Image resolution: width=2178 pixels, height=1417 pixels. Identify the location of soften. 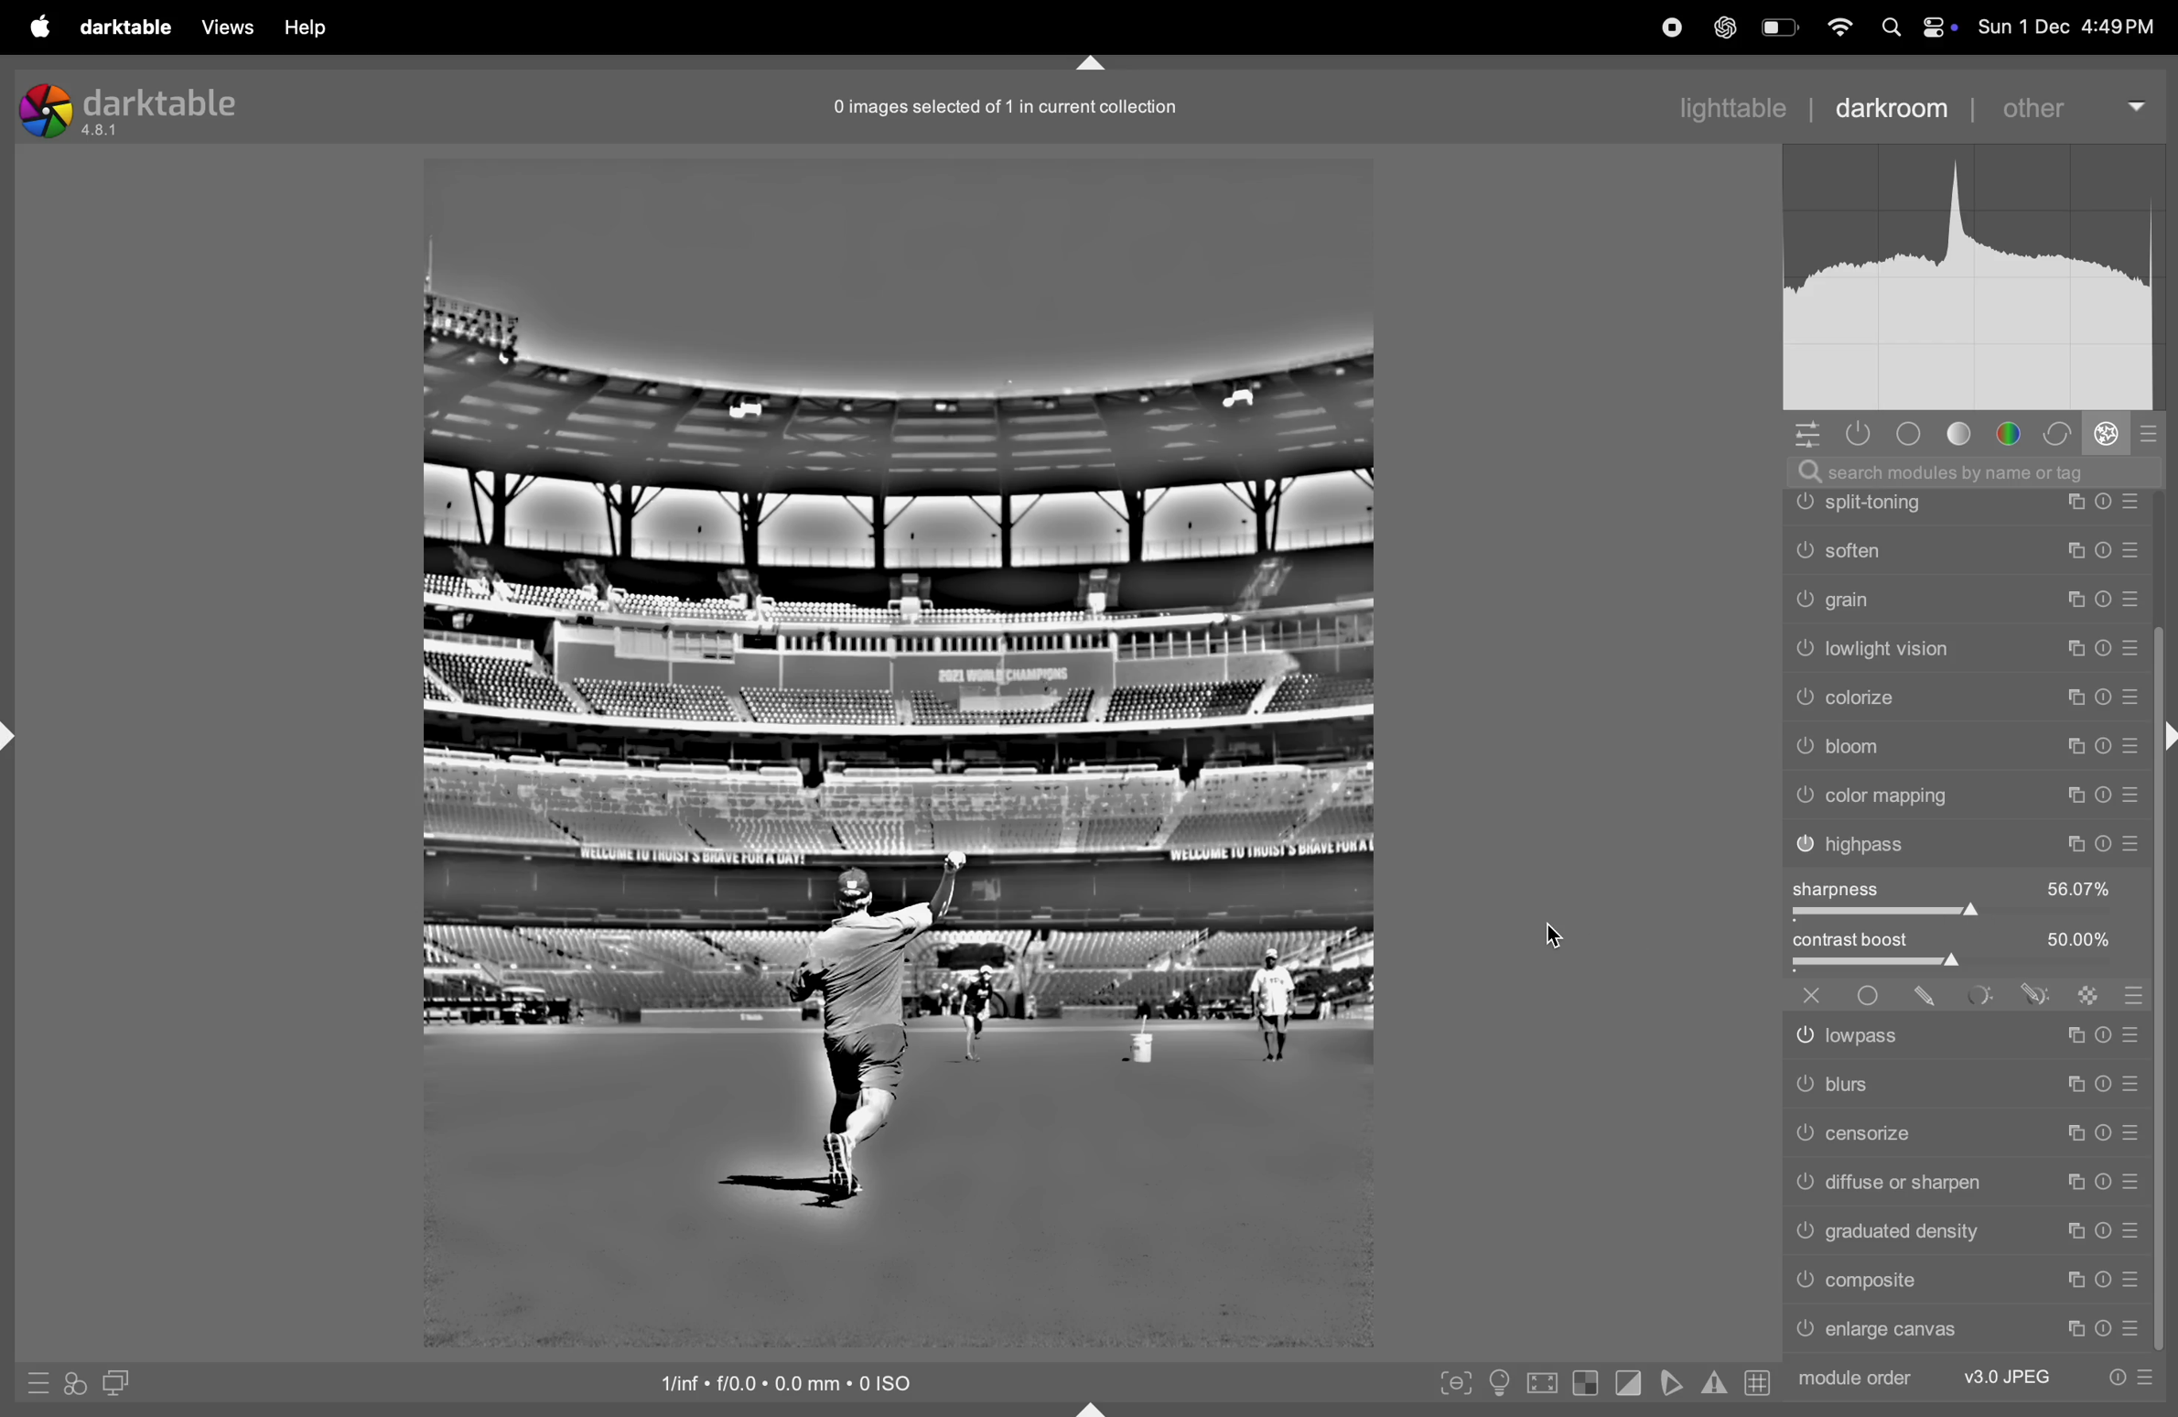
(1966, 693).